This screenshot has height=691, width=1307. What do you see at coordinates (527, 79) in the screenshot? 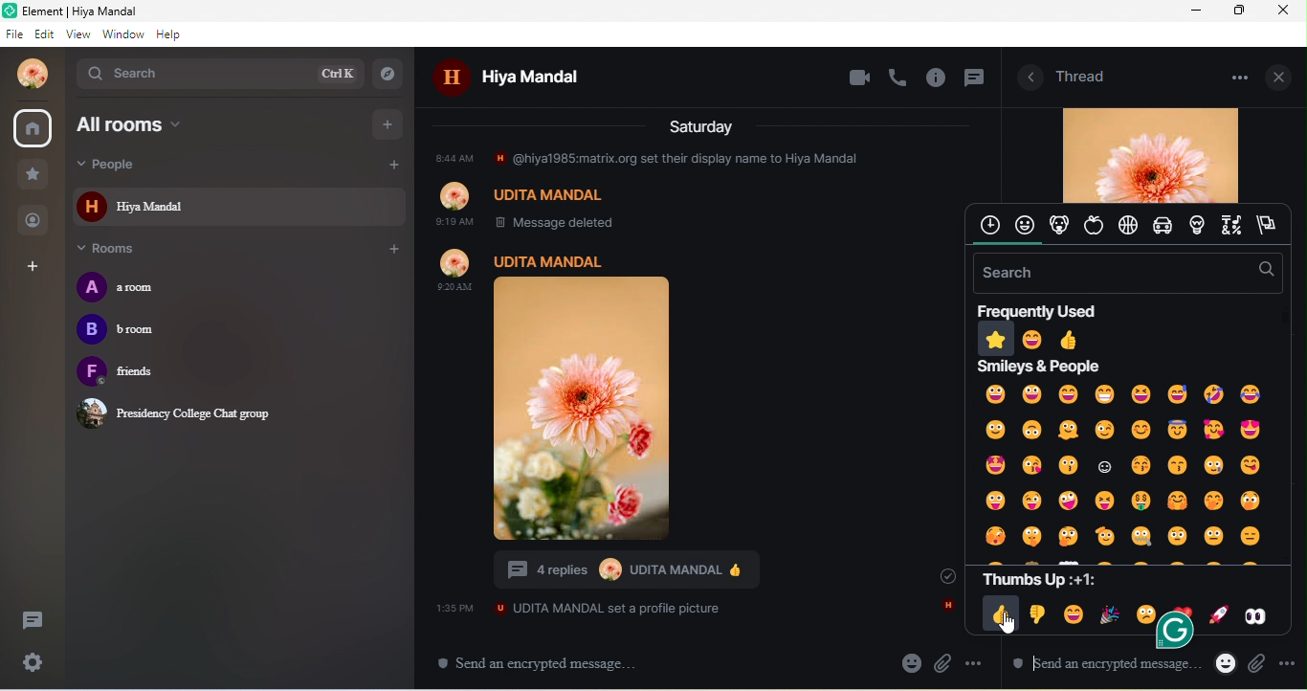
I see `hiya mandal` at bounding box center [527, 79].